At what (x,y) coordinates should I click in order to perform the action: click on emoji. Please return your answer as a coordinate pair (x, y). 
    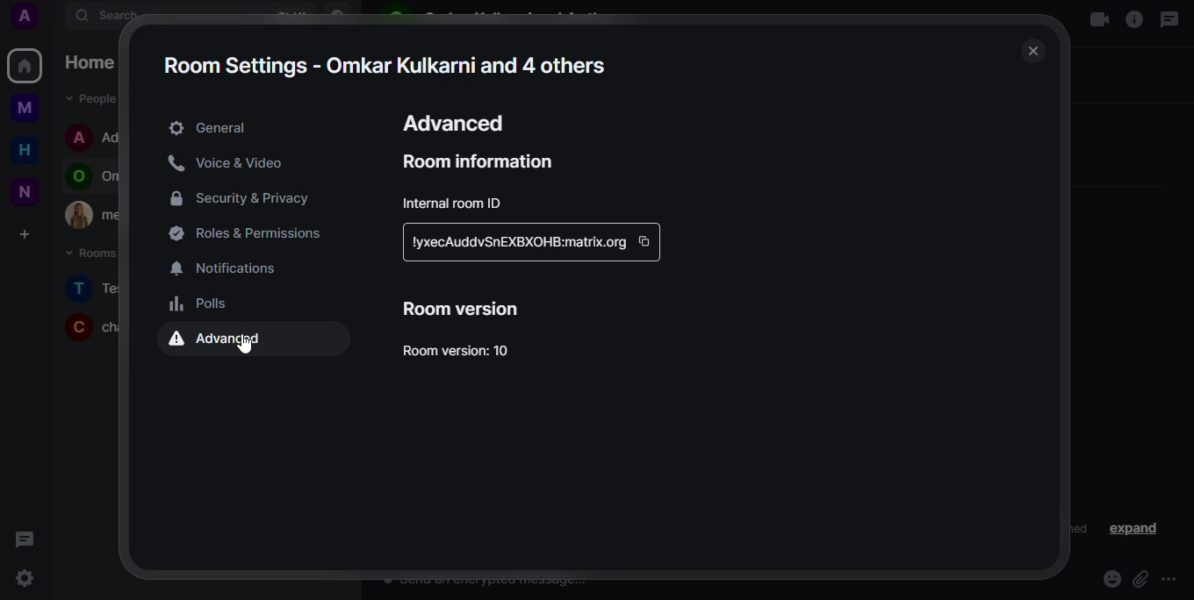
    Looking at the image, I should click on (1111, 577).